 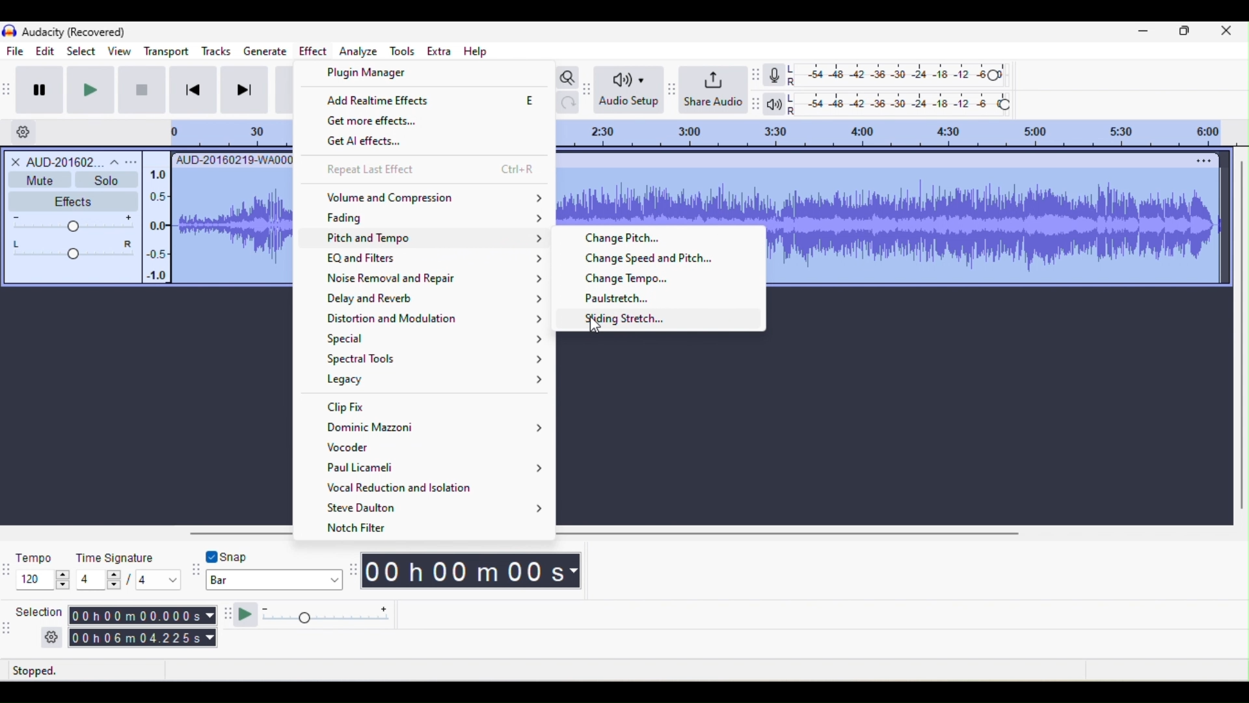 I want to click on Vcoder, so click(x=399, y=449).